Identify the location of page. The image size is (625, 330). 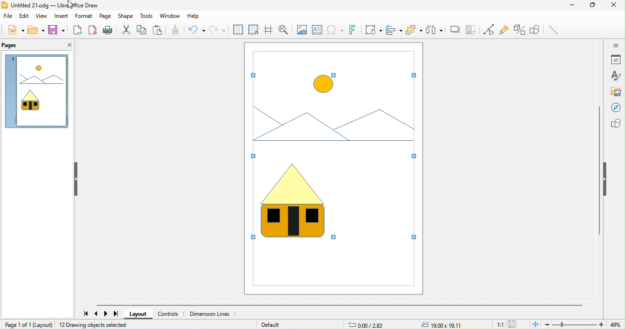
(106, 16).